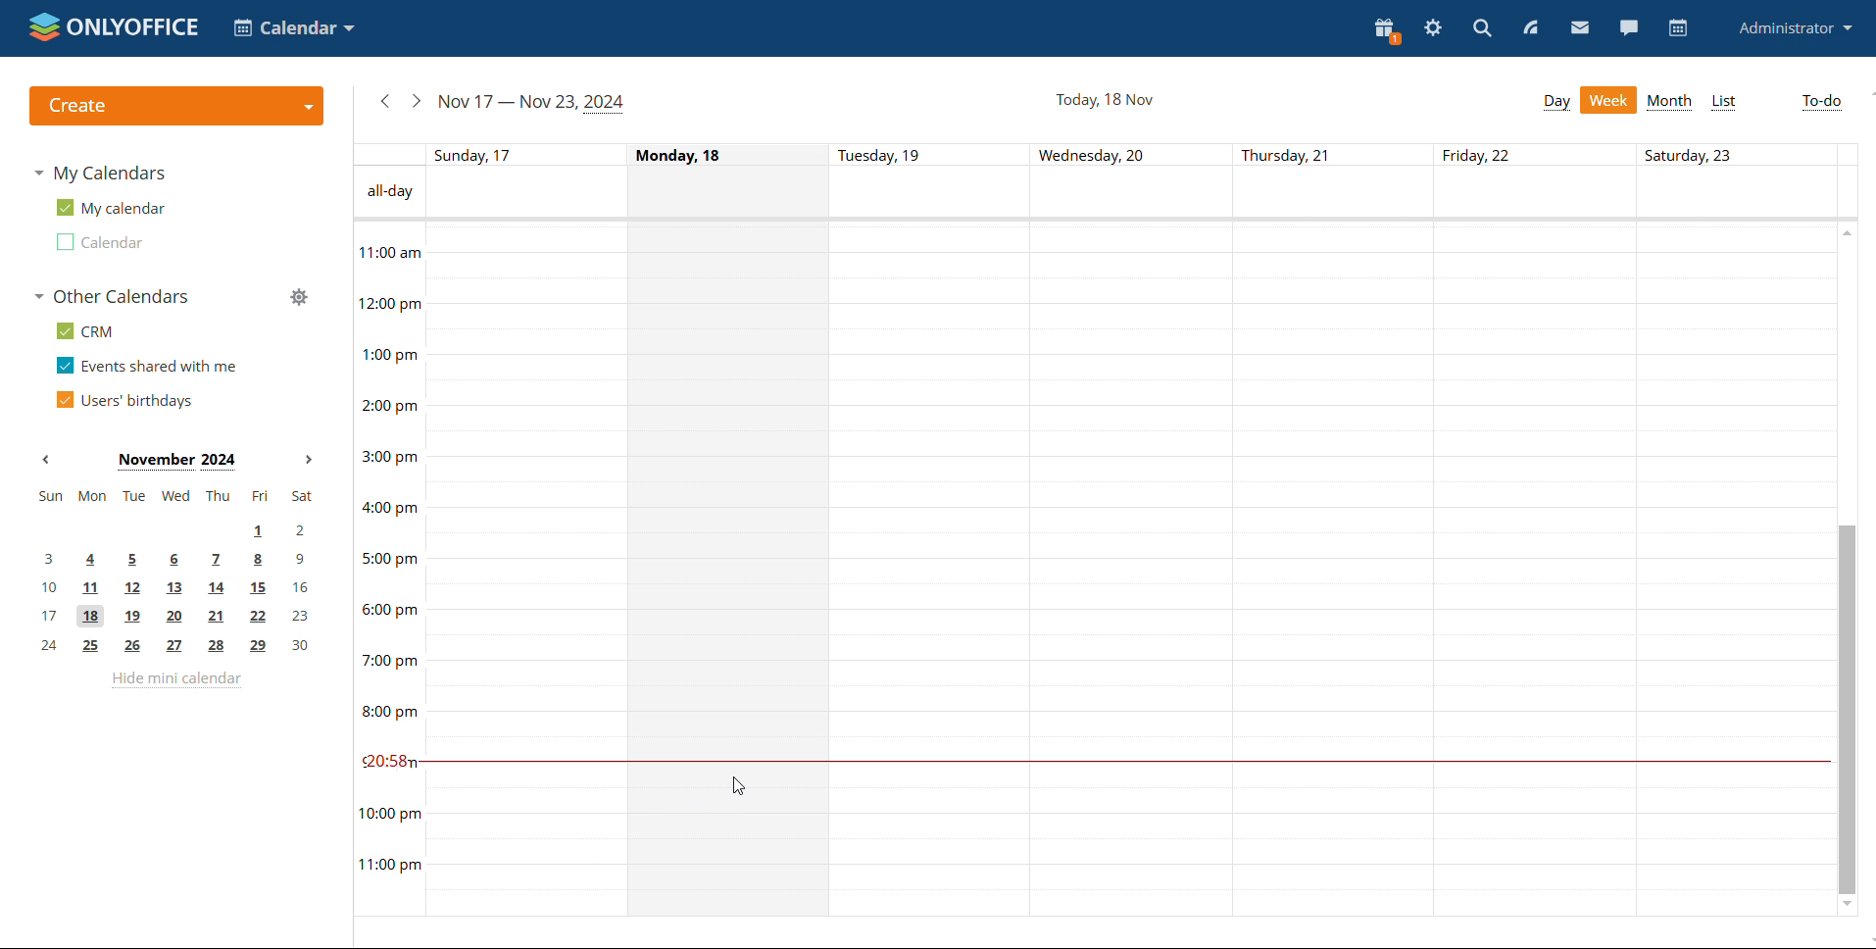 This screenshot has height=949, width=1876. I want to click on scroll down, so click(1846, 905).